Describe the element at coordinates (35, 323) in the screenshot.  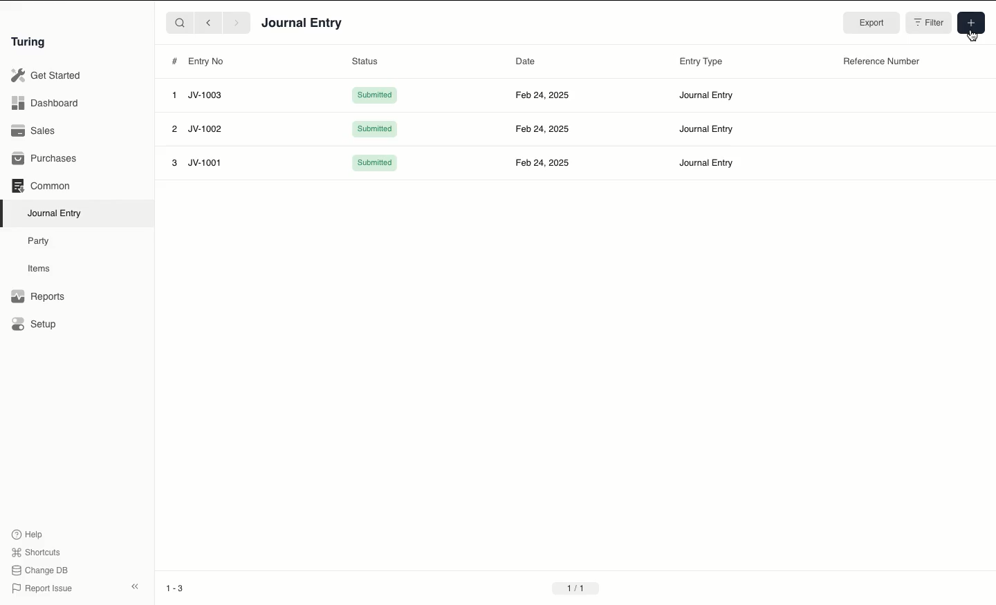
I see `Setup` at that location.